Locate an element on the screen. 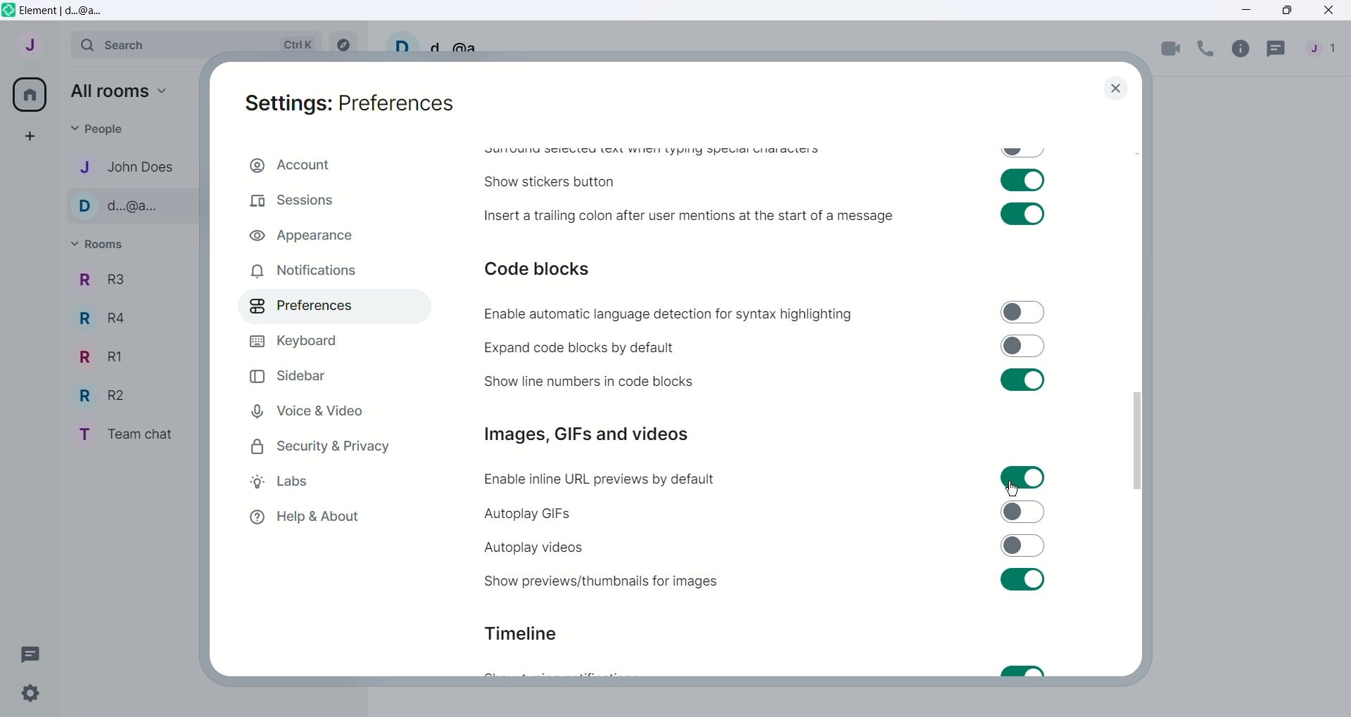 This screenshot has width=1351, height=717. Toggle switch on for insert a trailing colon after user mentions at the start of a message is located at coordinates (1022, 214).